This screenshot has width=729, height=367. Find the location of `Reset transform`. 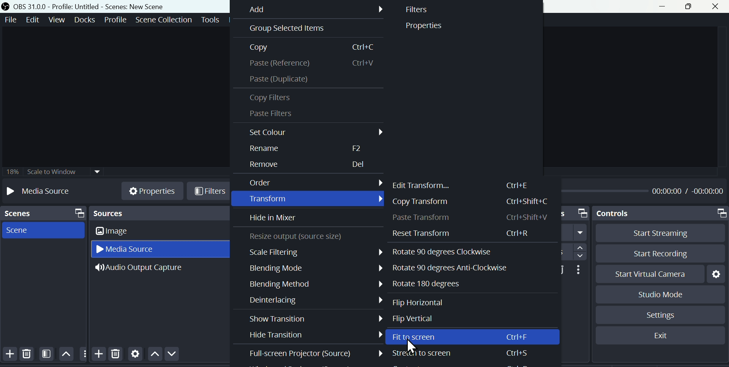

Reset transform is located at coordinates (464, 234).